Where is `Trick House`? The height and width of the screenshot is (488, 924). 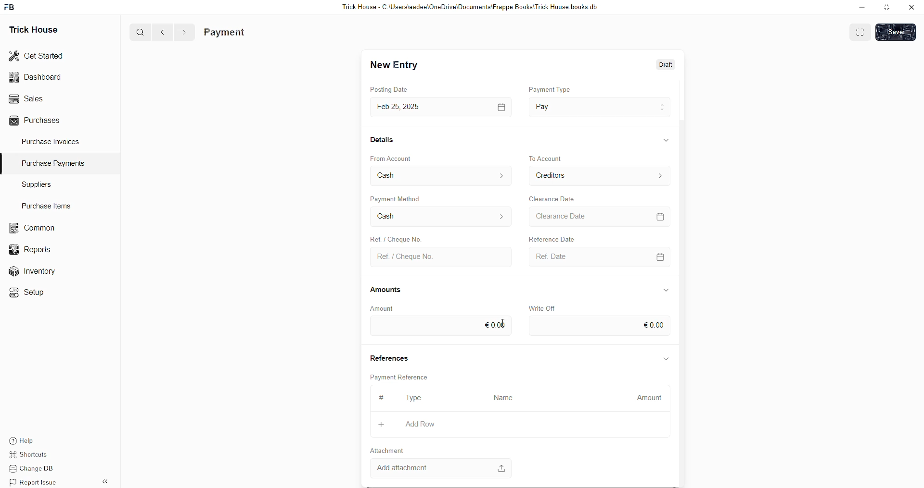
Trick House is located at coordinates (30, 29).